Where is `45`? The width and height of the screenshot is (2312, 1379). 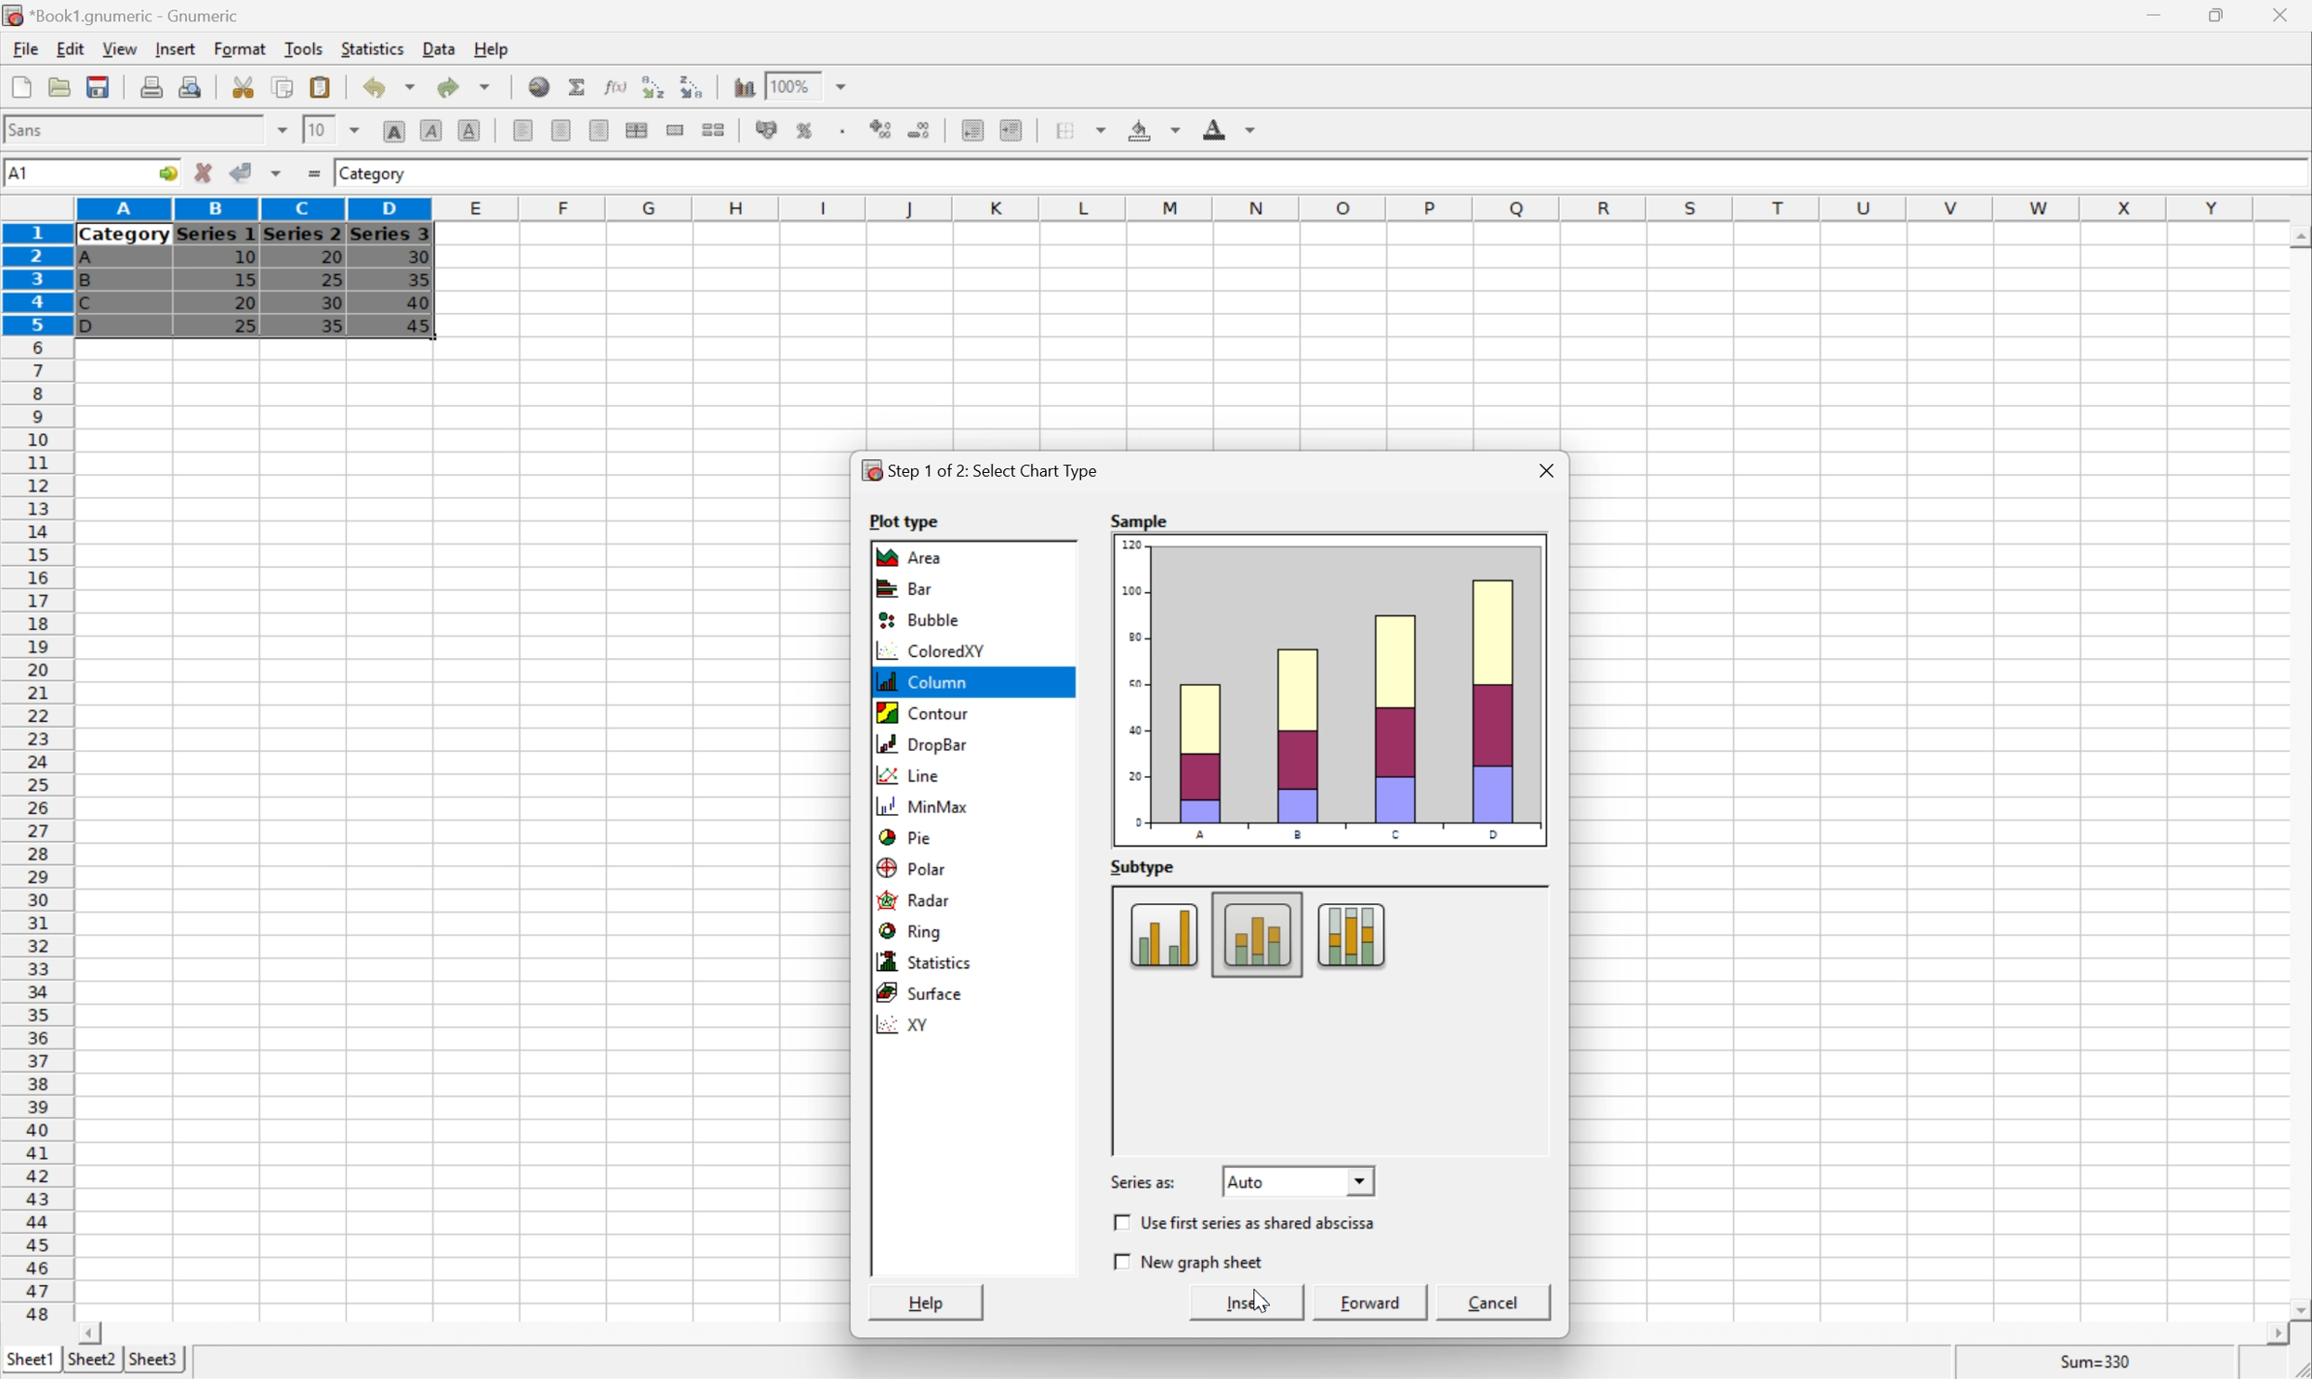 45 is located at coordinates (432, 326).